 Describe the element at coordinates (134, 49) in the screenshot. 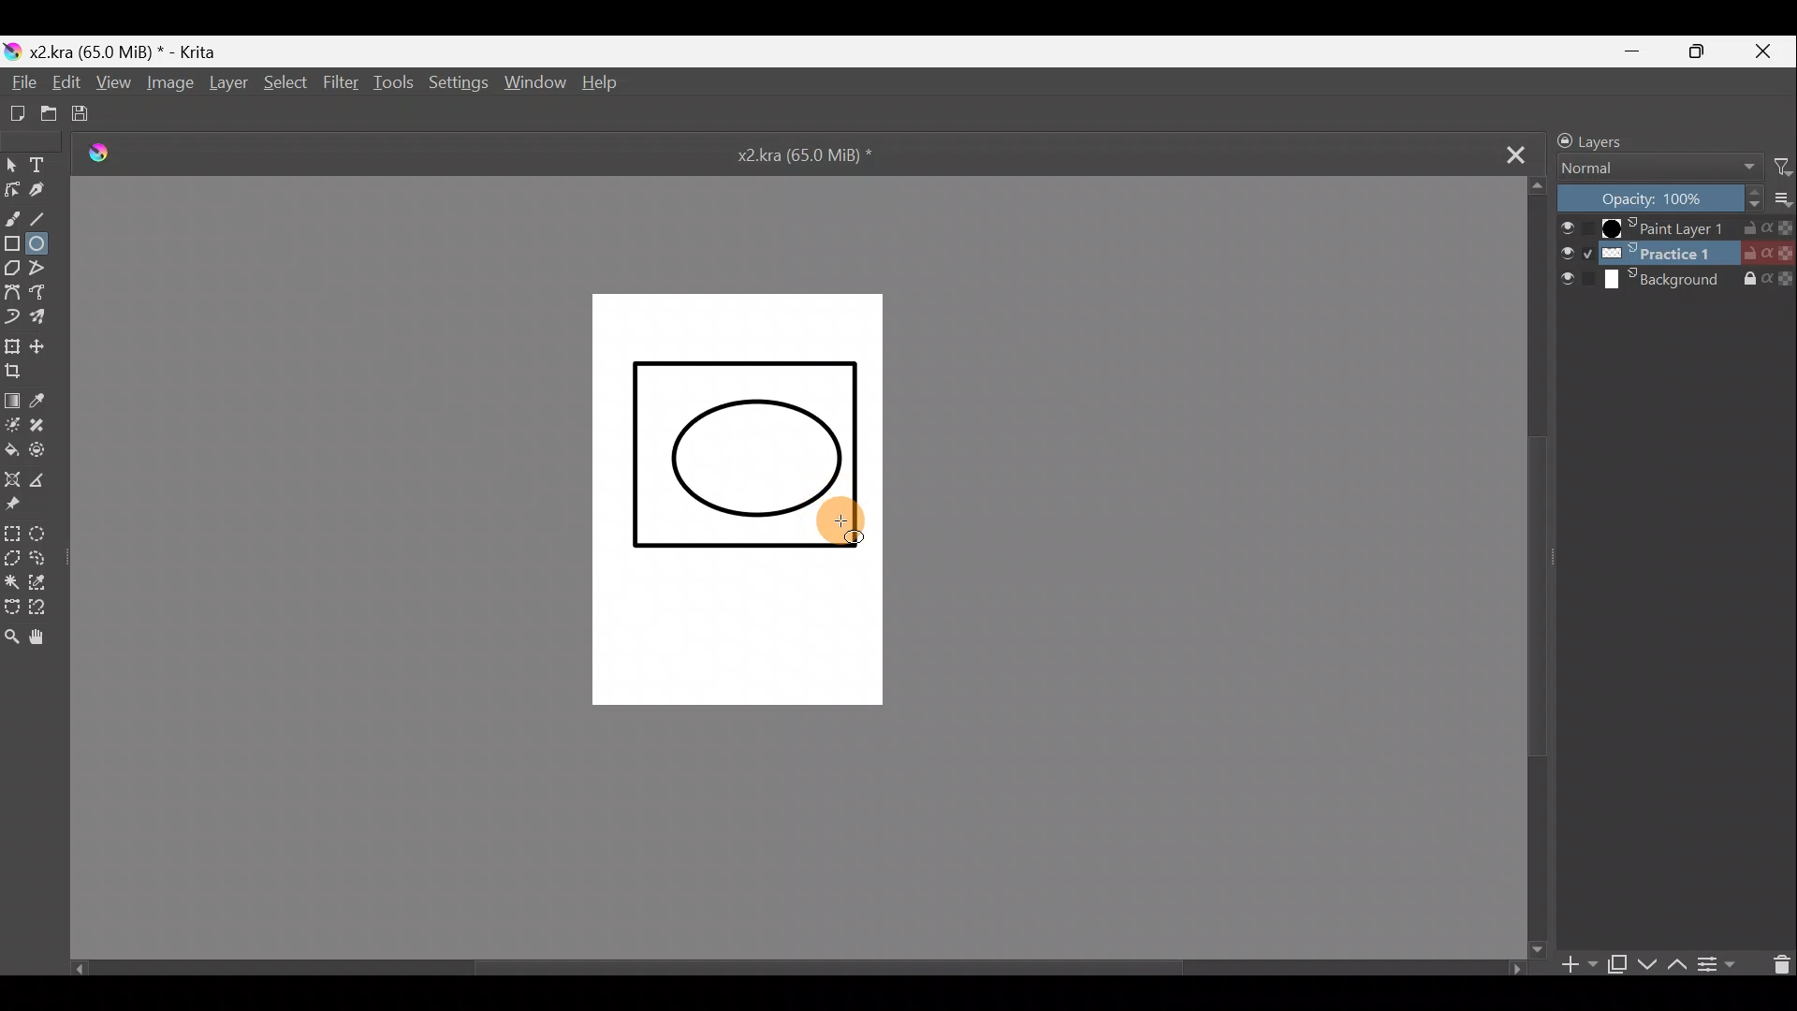

I see `x2.kra (65.0 MiB) * - Krita` at that location.